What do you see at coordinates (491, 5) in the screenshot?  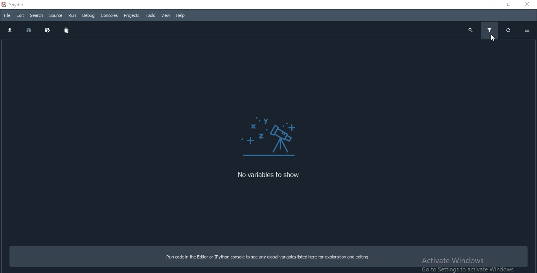 I see `Minimise` at bounding box center [491, 5].